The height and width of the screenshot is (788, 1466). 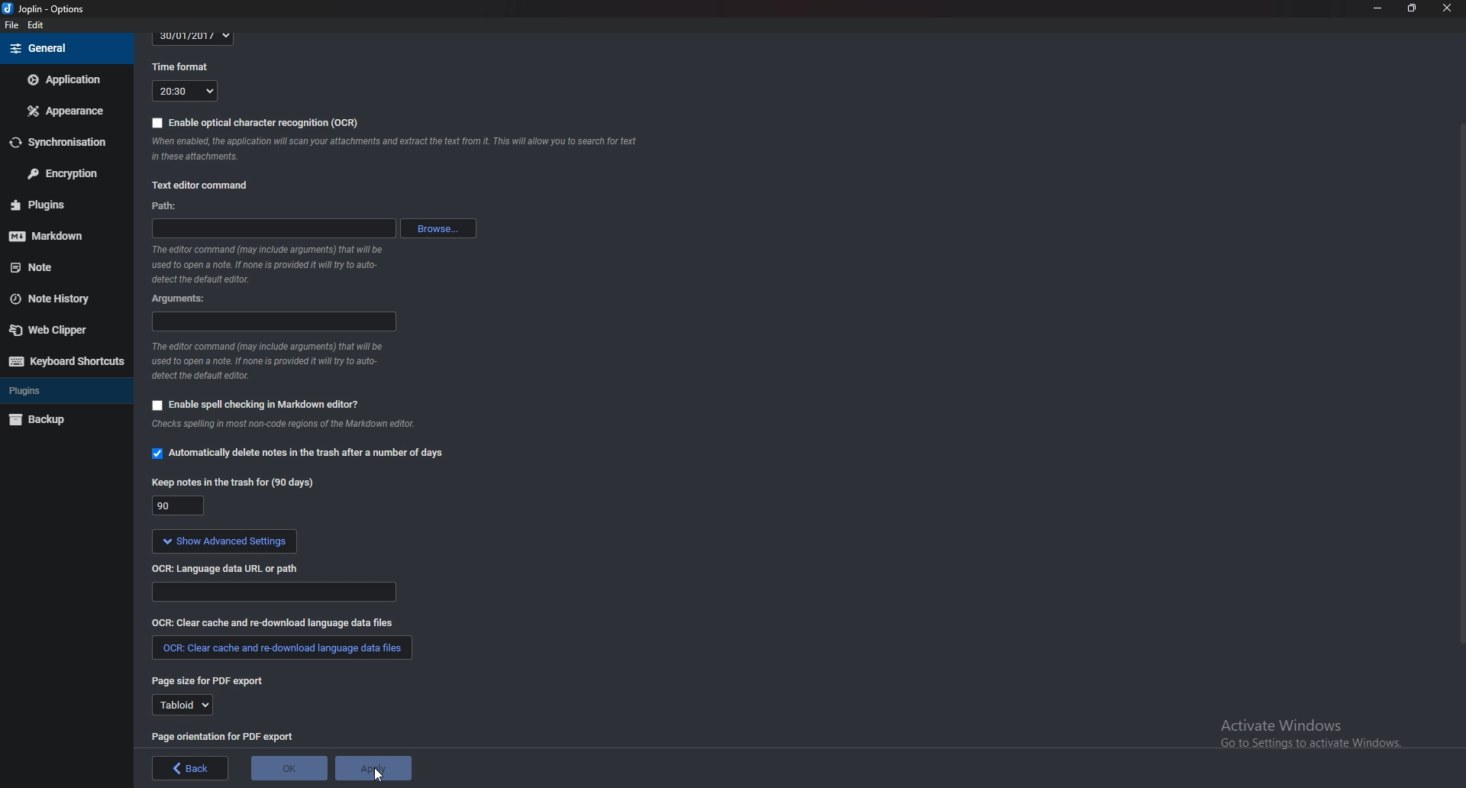 What do you see at coordinates (186, 298) in the screenshot?
I see `Arguments` at bounding box center [186, 298].